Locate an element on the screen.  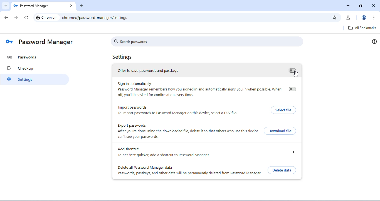
select file is located at coordinates (284, 110).